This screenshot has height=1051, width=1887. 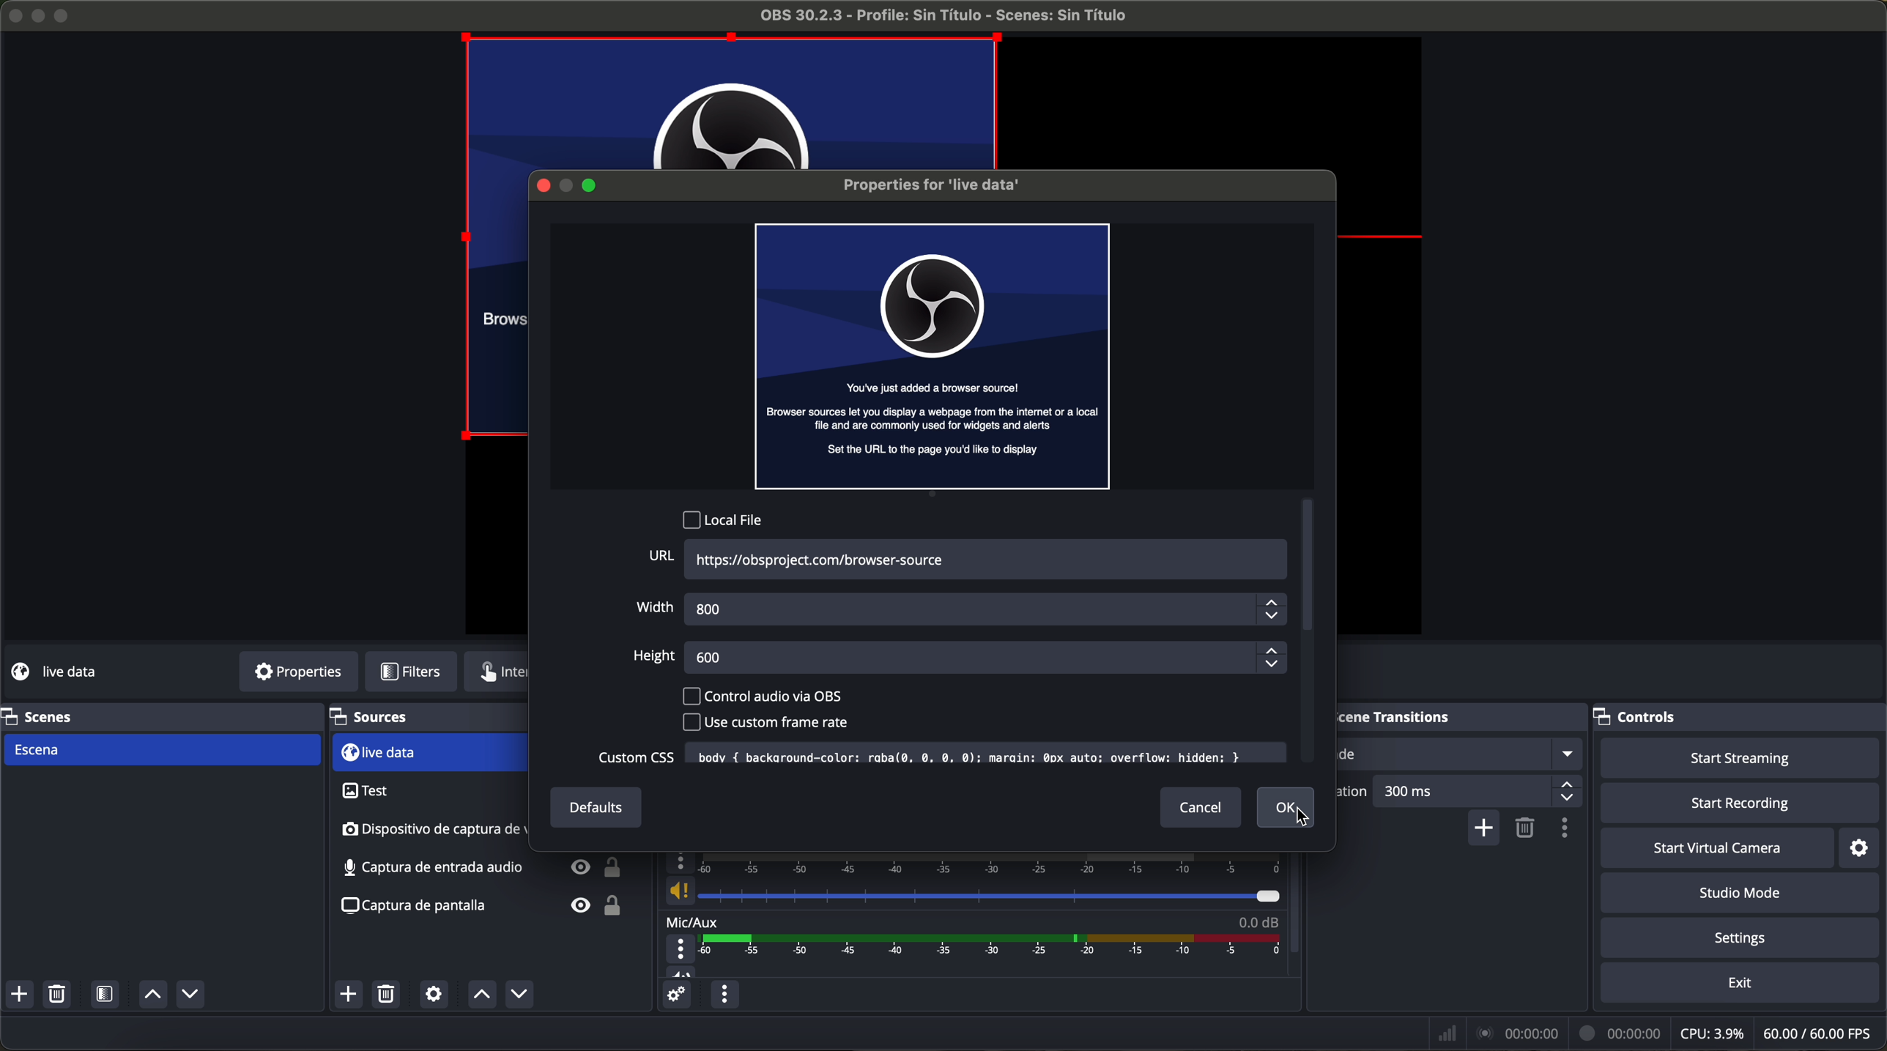 What do you see at coordinates (766, 723) in the screenshot?
I see `use custom frame rate` at bounding box center [766, 723].